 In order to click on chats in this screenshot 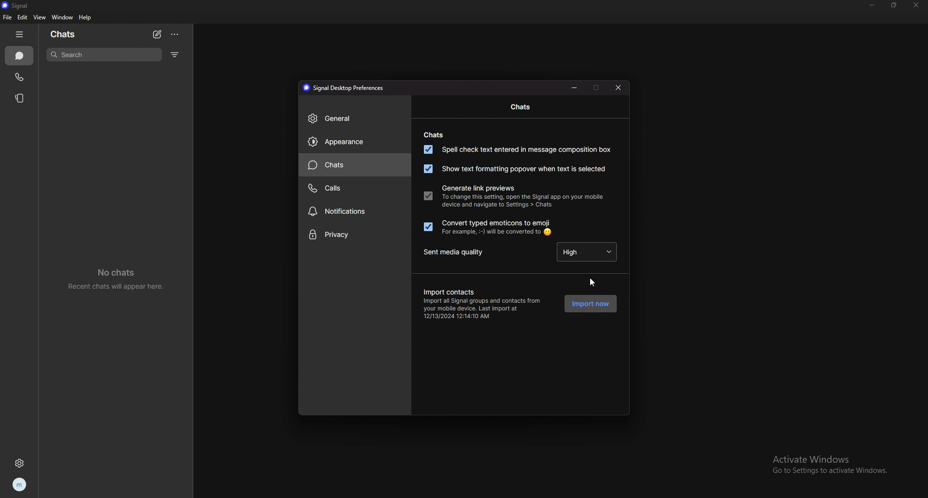, I will do `click(356, 165)`.